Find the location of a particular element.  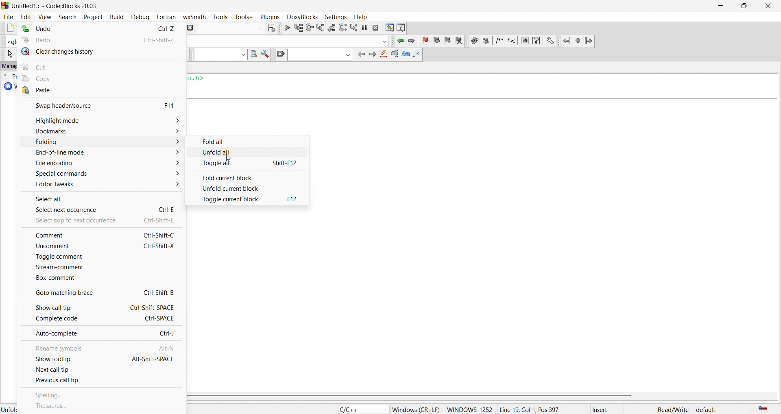

show call tip is located at coordinates (98, 306).